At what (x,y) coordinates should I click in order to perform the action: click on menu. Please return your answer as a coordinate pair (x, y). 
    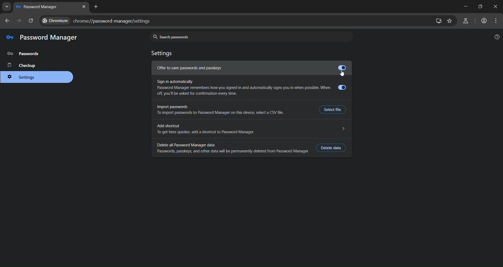
    Looking at the image, I should click on (496, 21).